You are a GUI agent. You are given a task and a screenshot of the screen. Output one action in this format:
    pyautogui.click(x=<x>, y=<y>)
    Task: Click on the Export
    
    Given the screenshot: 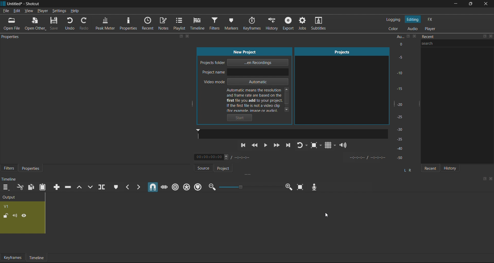 What is the action you would take?
    pyautogui.click(x=289, y=24)
    